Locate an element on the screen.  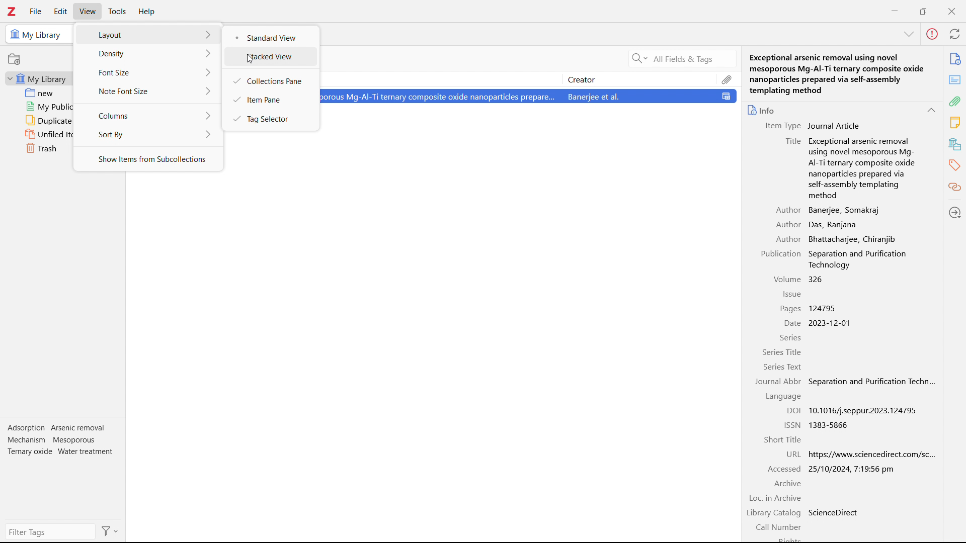
close is located at coordinates (951, 11).